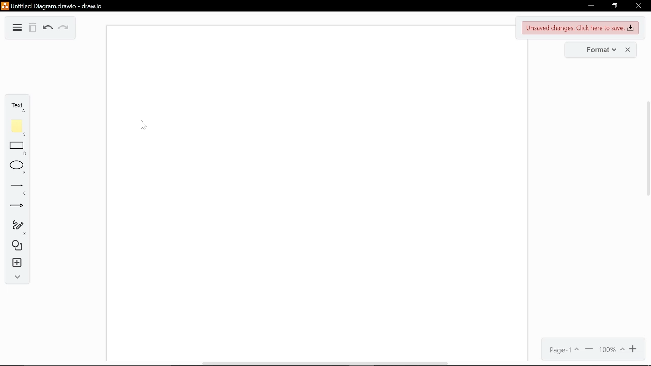  What do you see at coordinates (561, 350) in the screenshot?
I see `page 1` at bounding box center [561, 350].